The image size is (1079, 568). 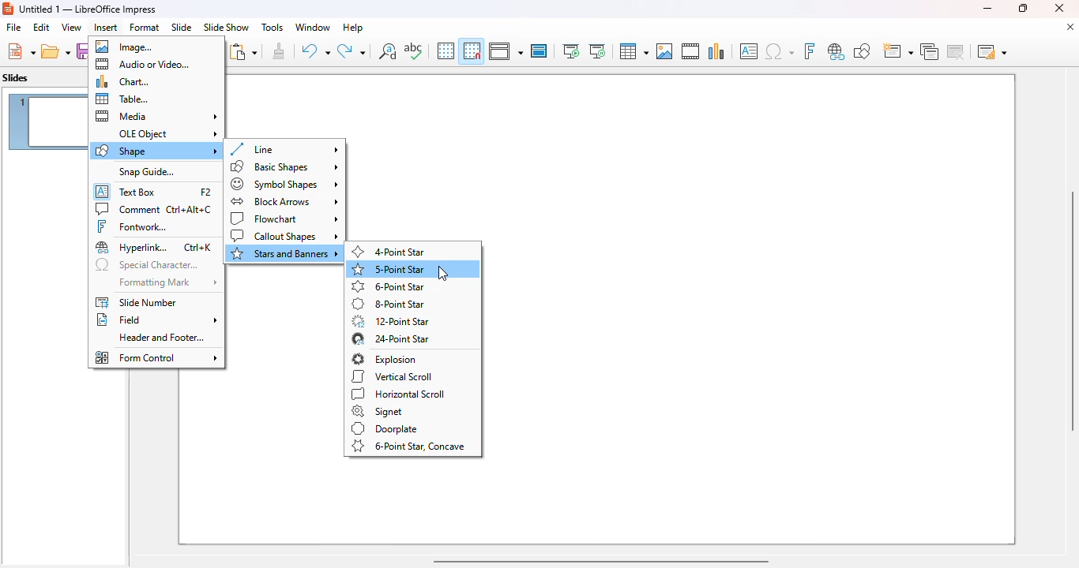 What do you see at coordinates (930, 51) in the screenshot?
I see `duplicate slide` at bounding box center [930, 51].